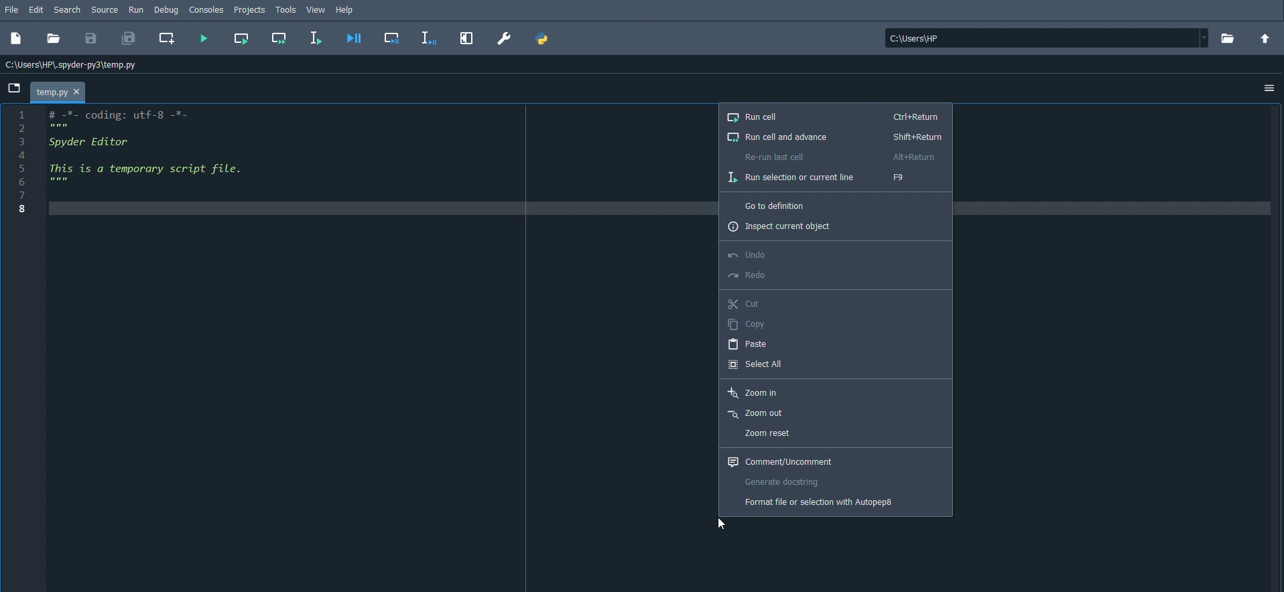  I want to click on Browse a working directory, so click(1226, 38).